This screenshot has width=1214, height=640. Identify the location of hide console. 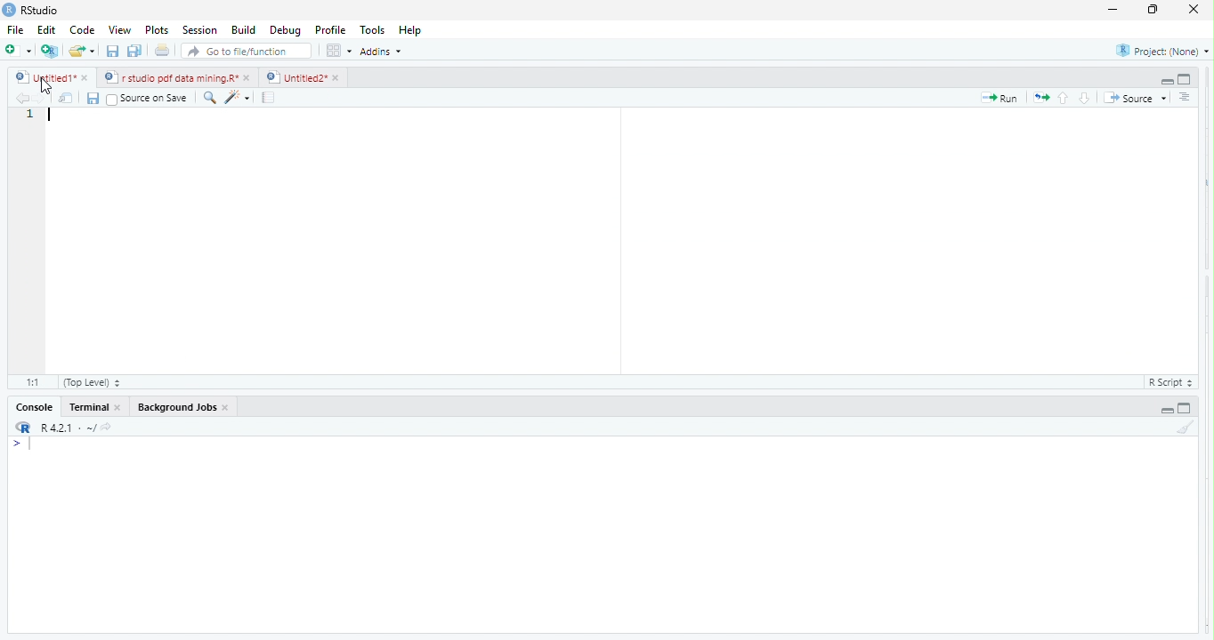
(1183, 408).